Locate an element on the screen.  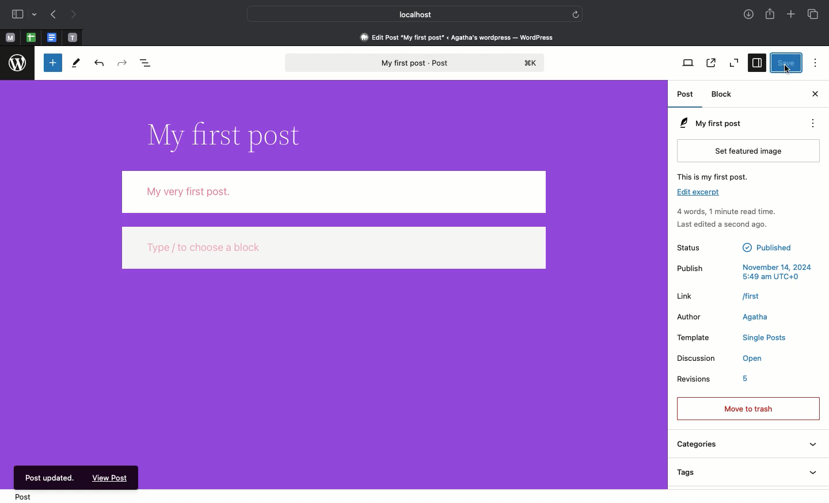
Post is located at coordinates (687, 96).